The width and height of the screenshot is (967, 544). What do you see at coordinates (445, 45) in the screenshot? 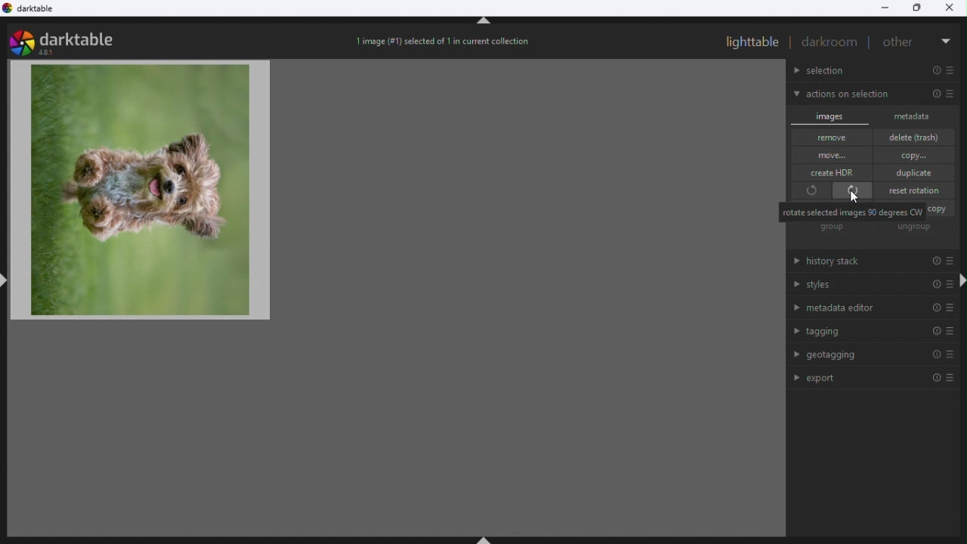
I see `Image selection status` at bounding box center [445, 45].